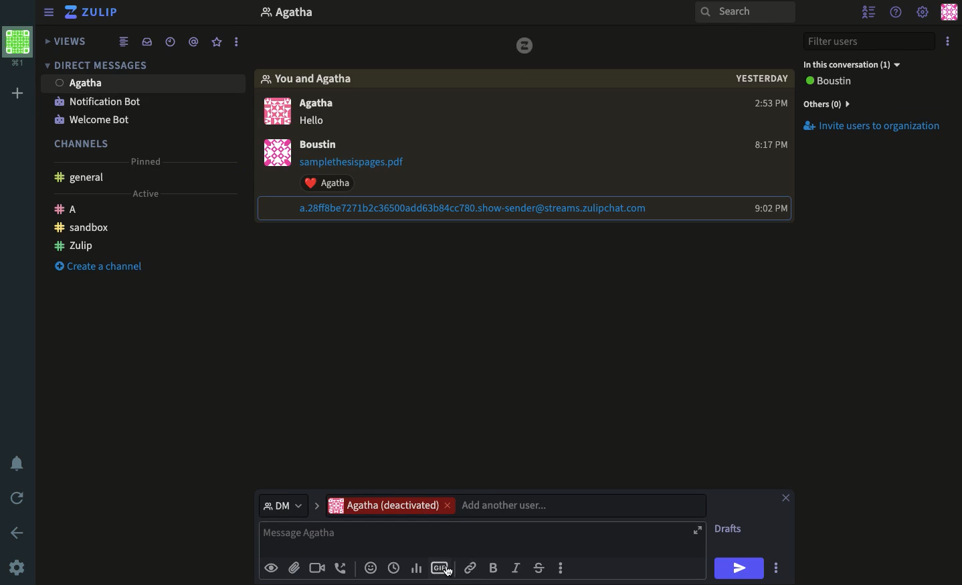  Describe the element at coordinates (98, 101) in the screenshot. I see `Notification ` at that location.